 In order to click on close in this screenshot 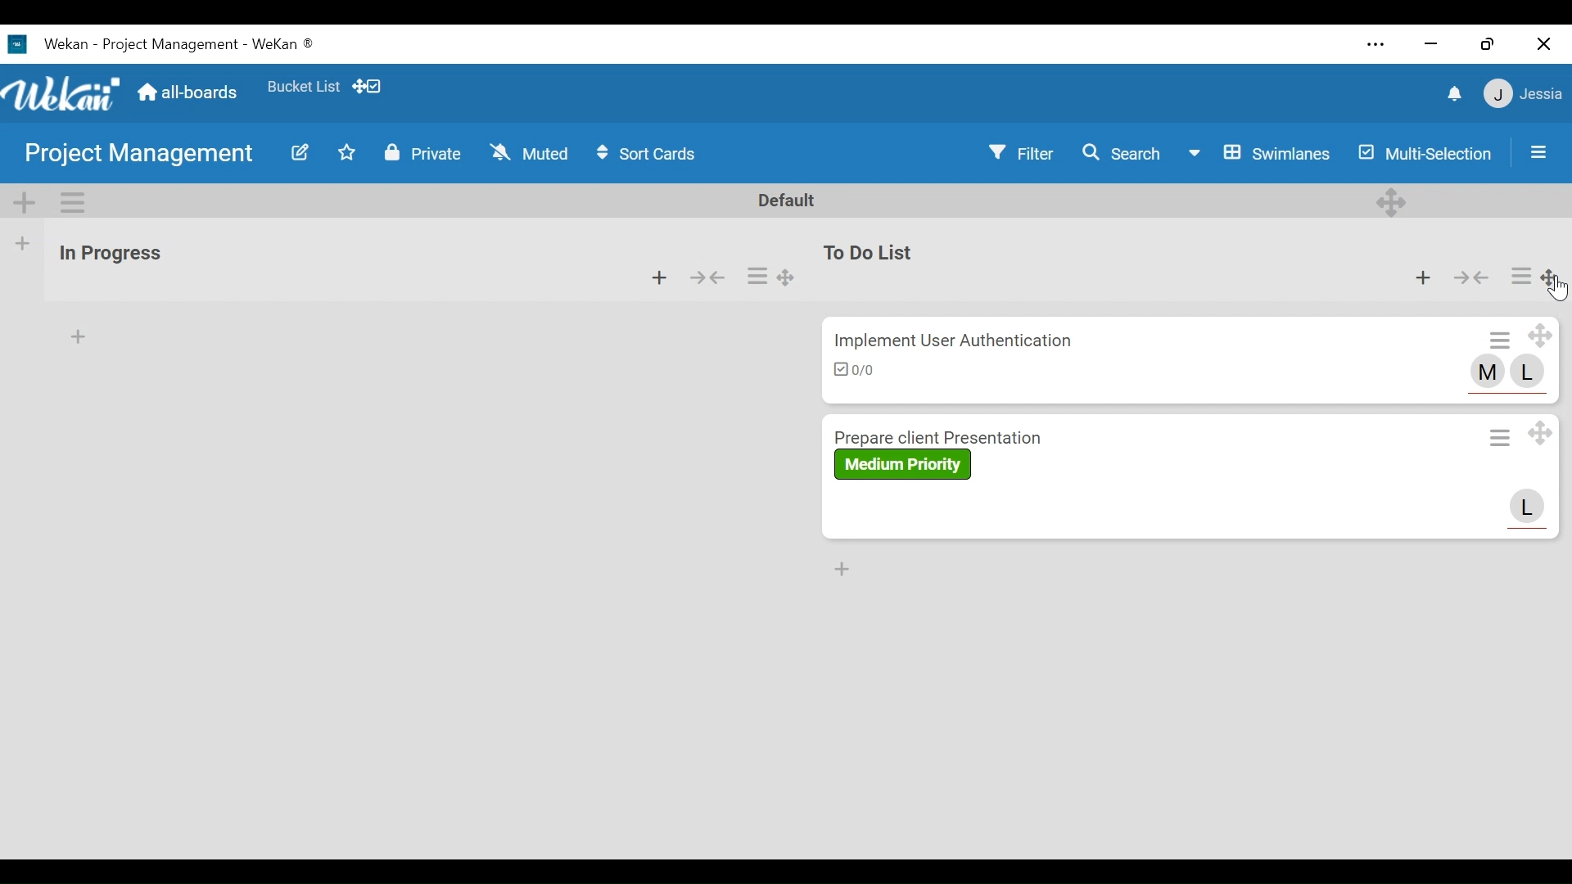, I will do `click(1541, 43)`.